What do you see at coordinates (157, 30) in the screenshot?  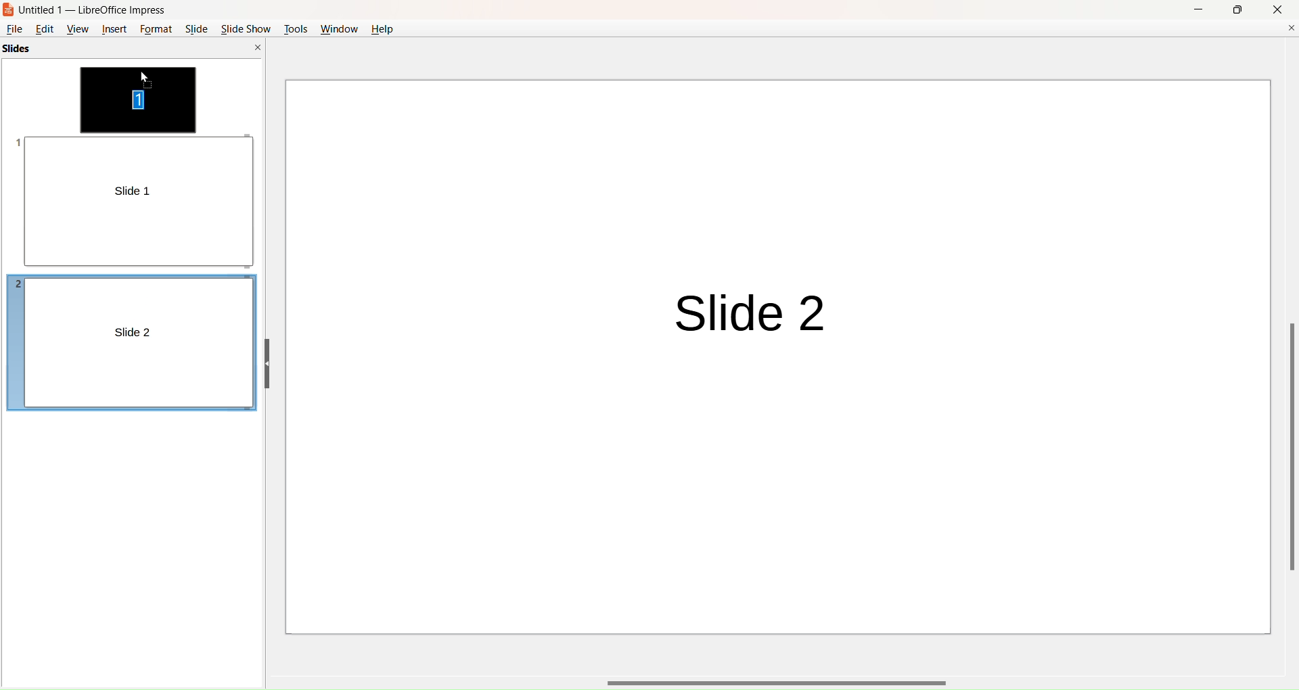 I see `format` at bounding box center [157, 30].